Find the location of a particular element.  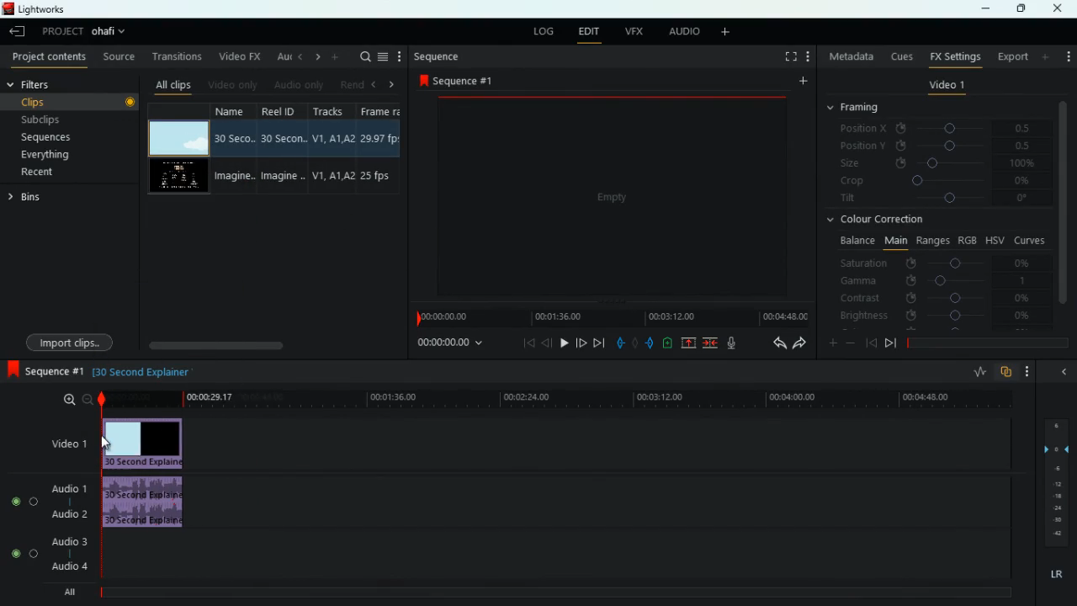

audio 3 is located at coordinates (65, 540).